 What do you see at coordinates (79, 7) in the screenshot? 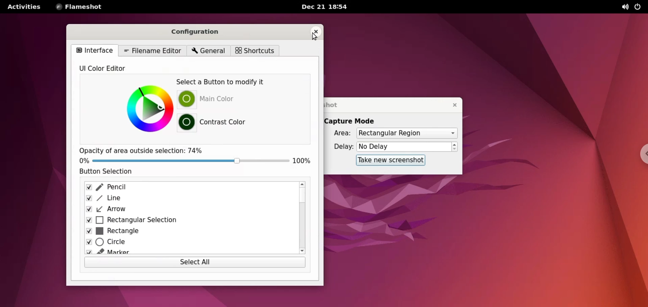
I see `flameshot options` at bounding box center [79, 7].